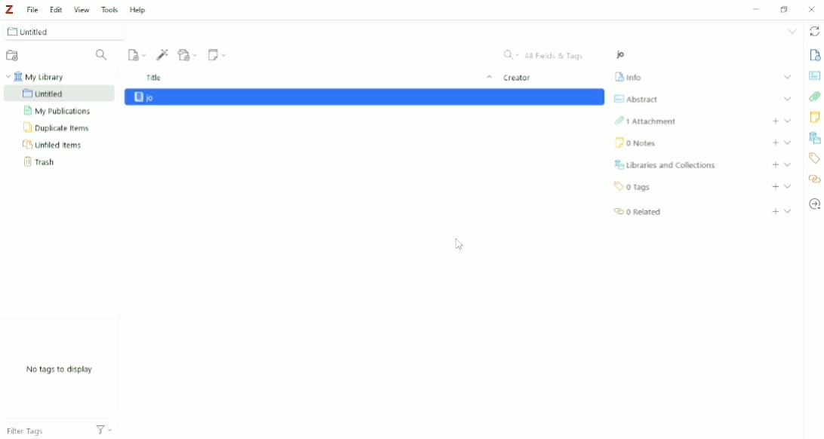  I want to click on List all tabs, so click(791, 32).